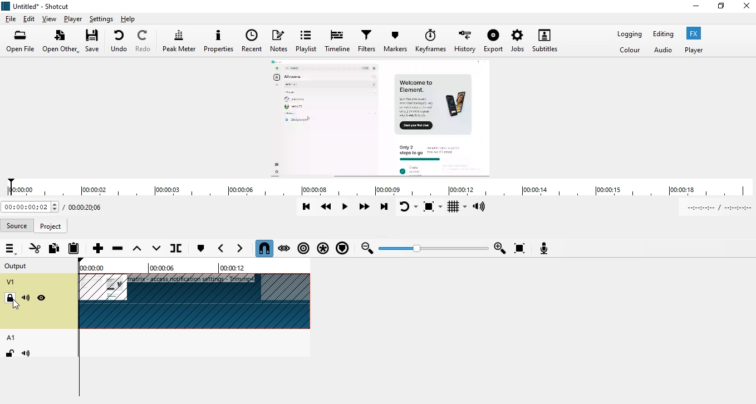 This screenshot has width=756, height=404. What do you see at coordinates (73, 18) in the screenshot?
I see `player` at bounding box center [73, 18].